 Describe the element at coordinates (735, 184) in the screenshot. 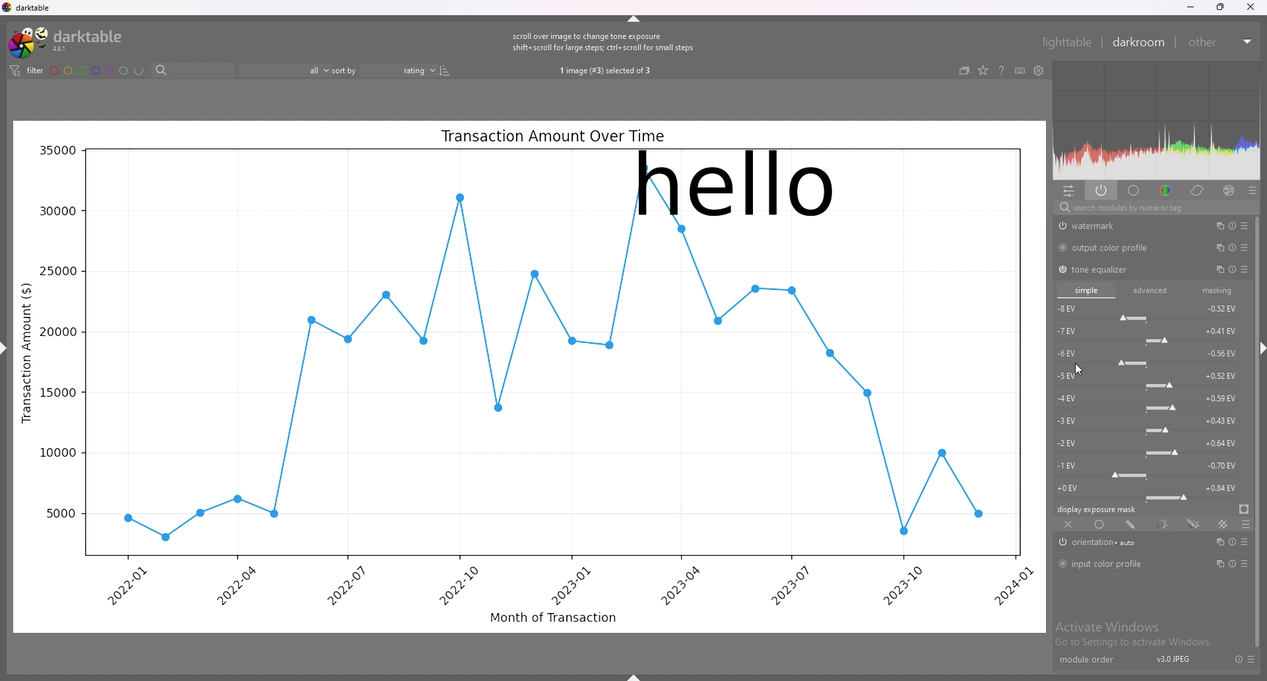

I see `hello` at that location.